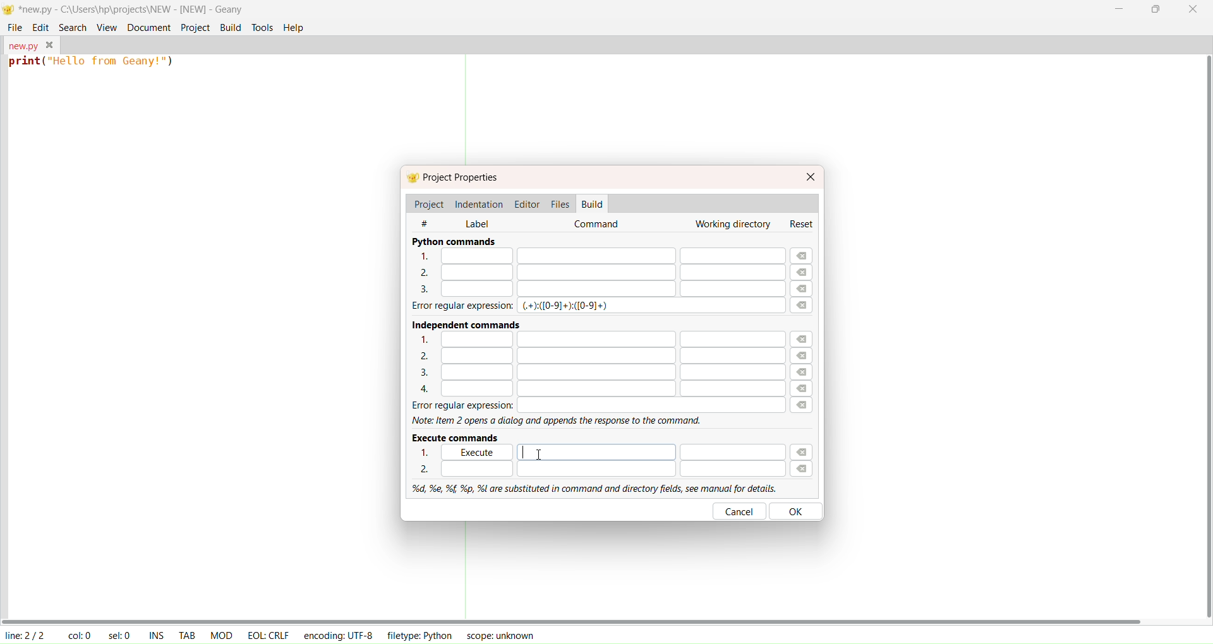 This screenshot has height=644, width=1213. Describe the element at coordinates (121, 635) in the screenshot. I see `set: 0` at that location.